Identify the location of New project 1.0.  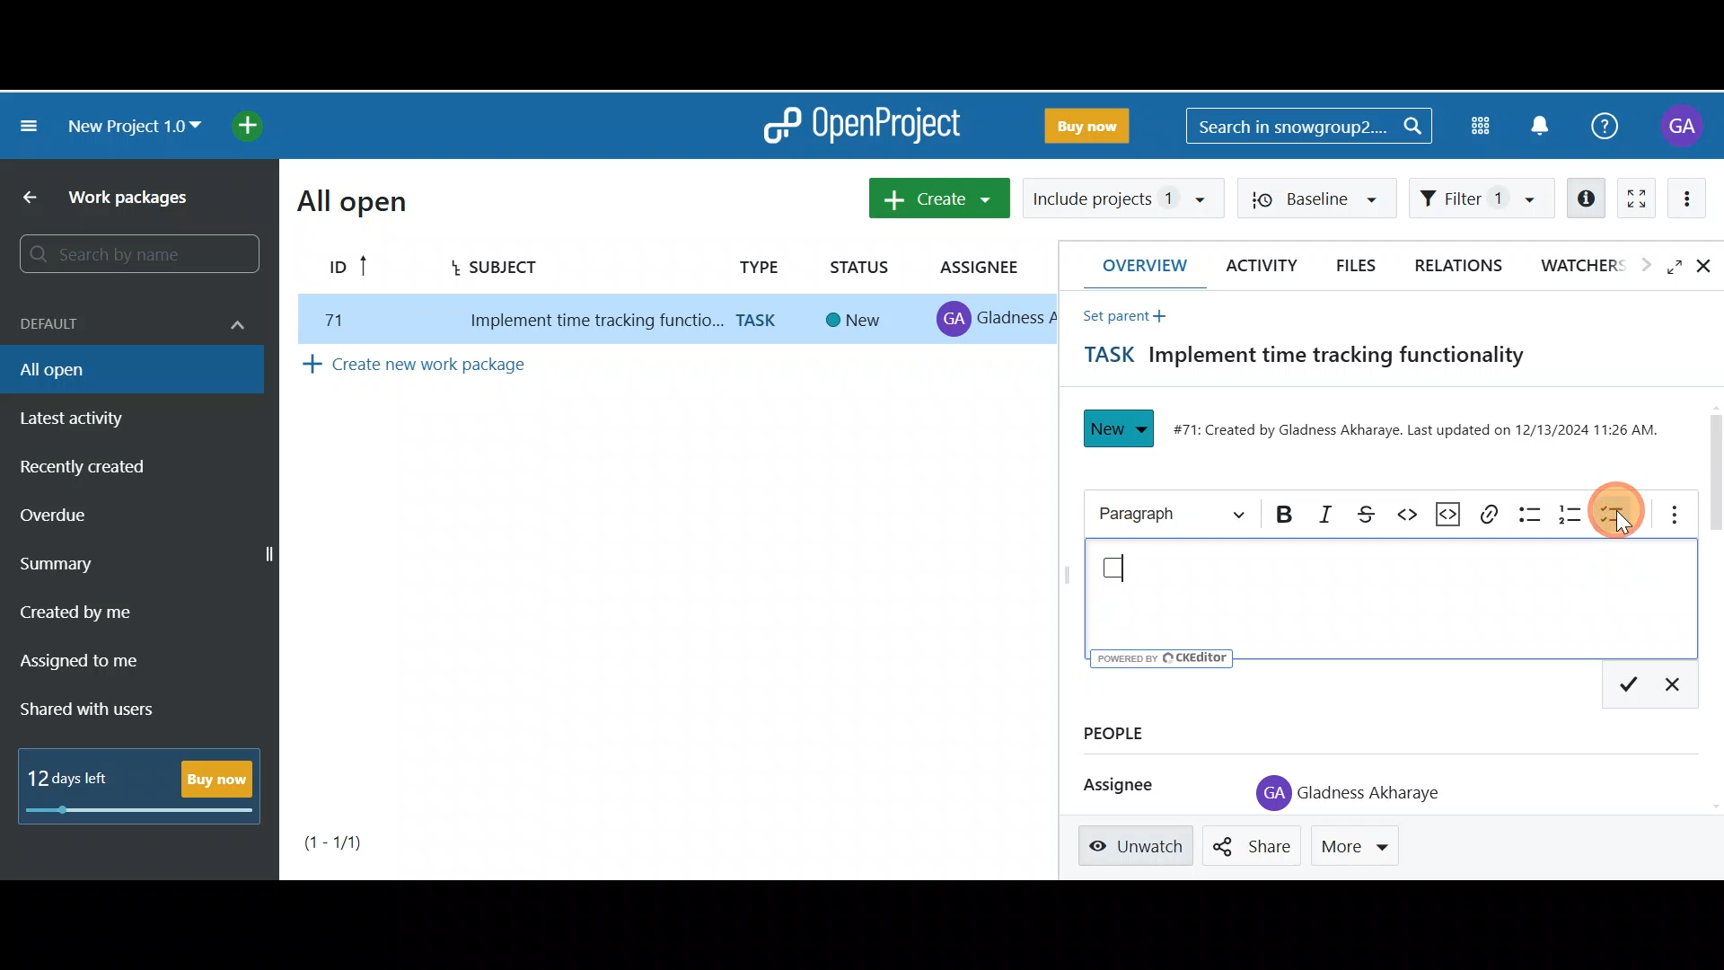
(128, 123).